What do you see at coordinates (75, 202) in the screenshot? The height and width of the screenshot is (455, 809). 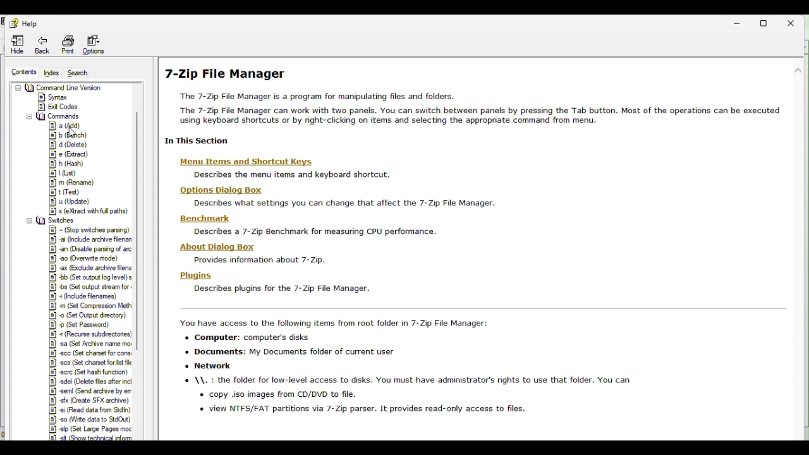 I see `u` at bounding box center [75, 202].